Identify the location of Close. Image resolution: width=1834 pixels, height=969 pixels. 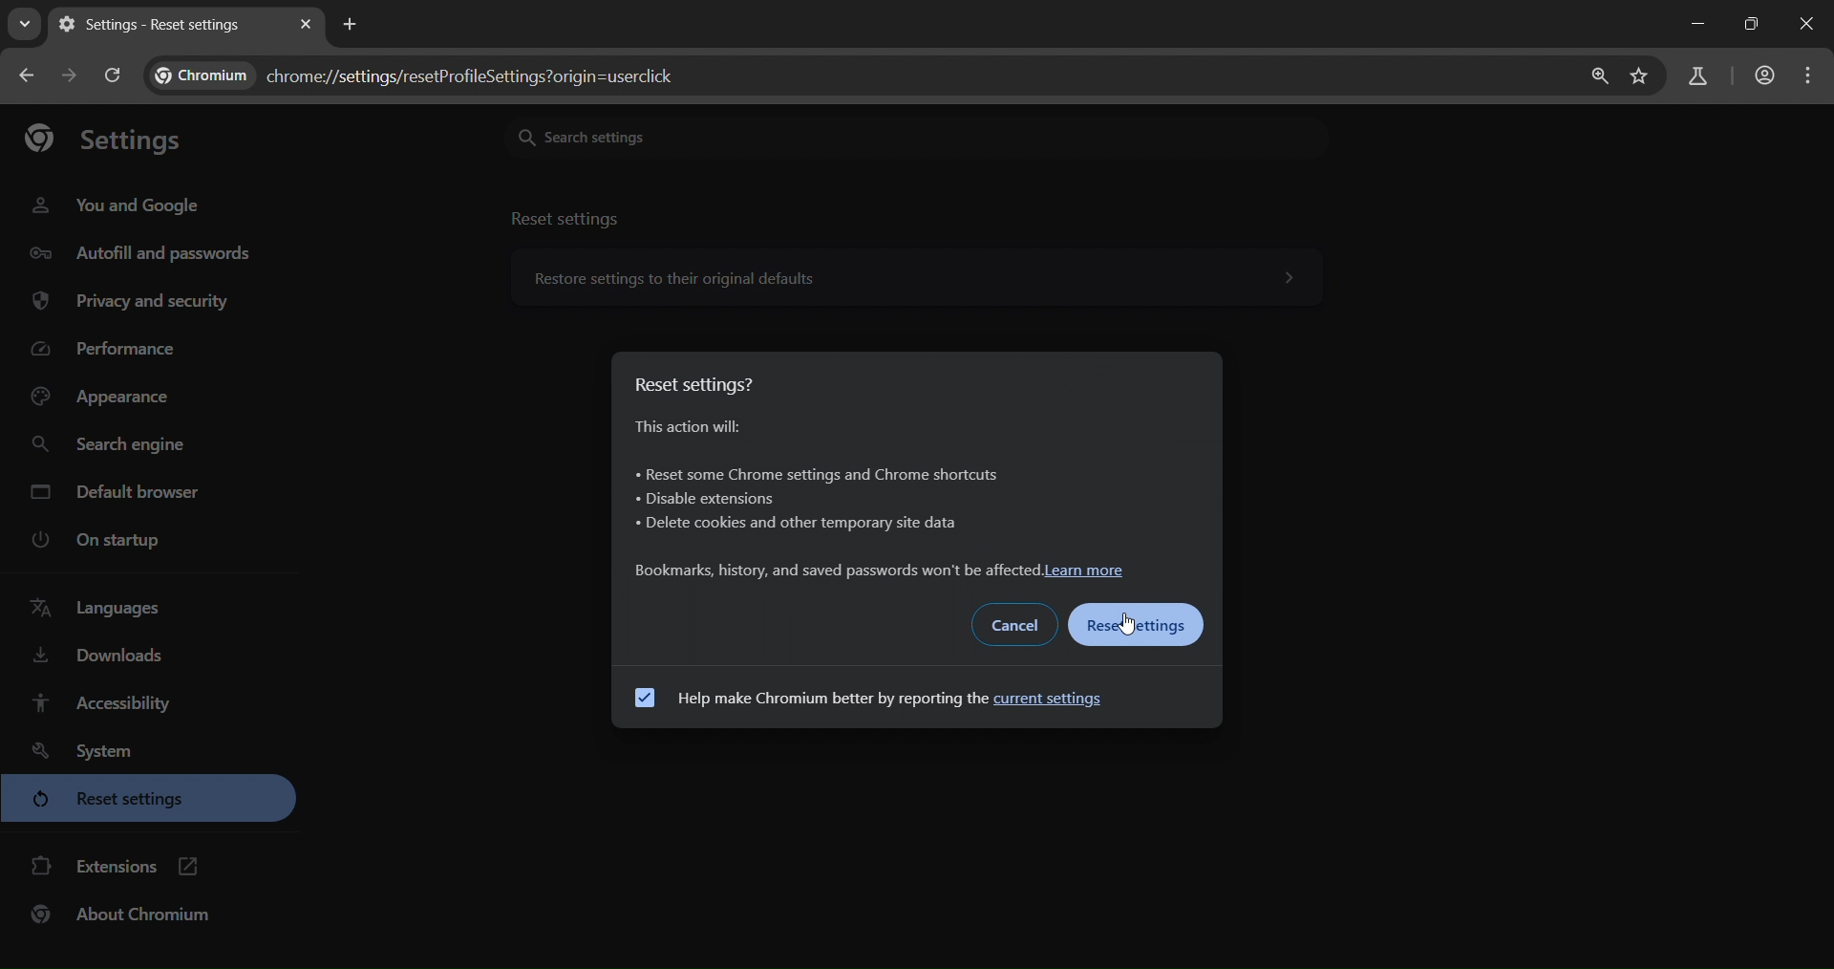
(1809, 22).